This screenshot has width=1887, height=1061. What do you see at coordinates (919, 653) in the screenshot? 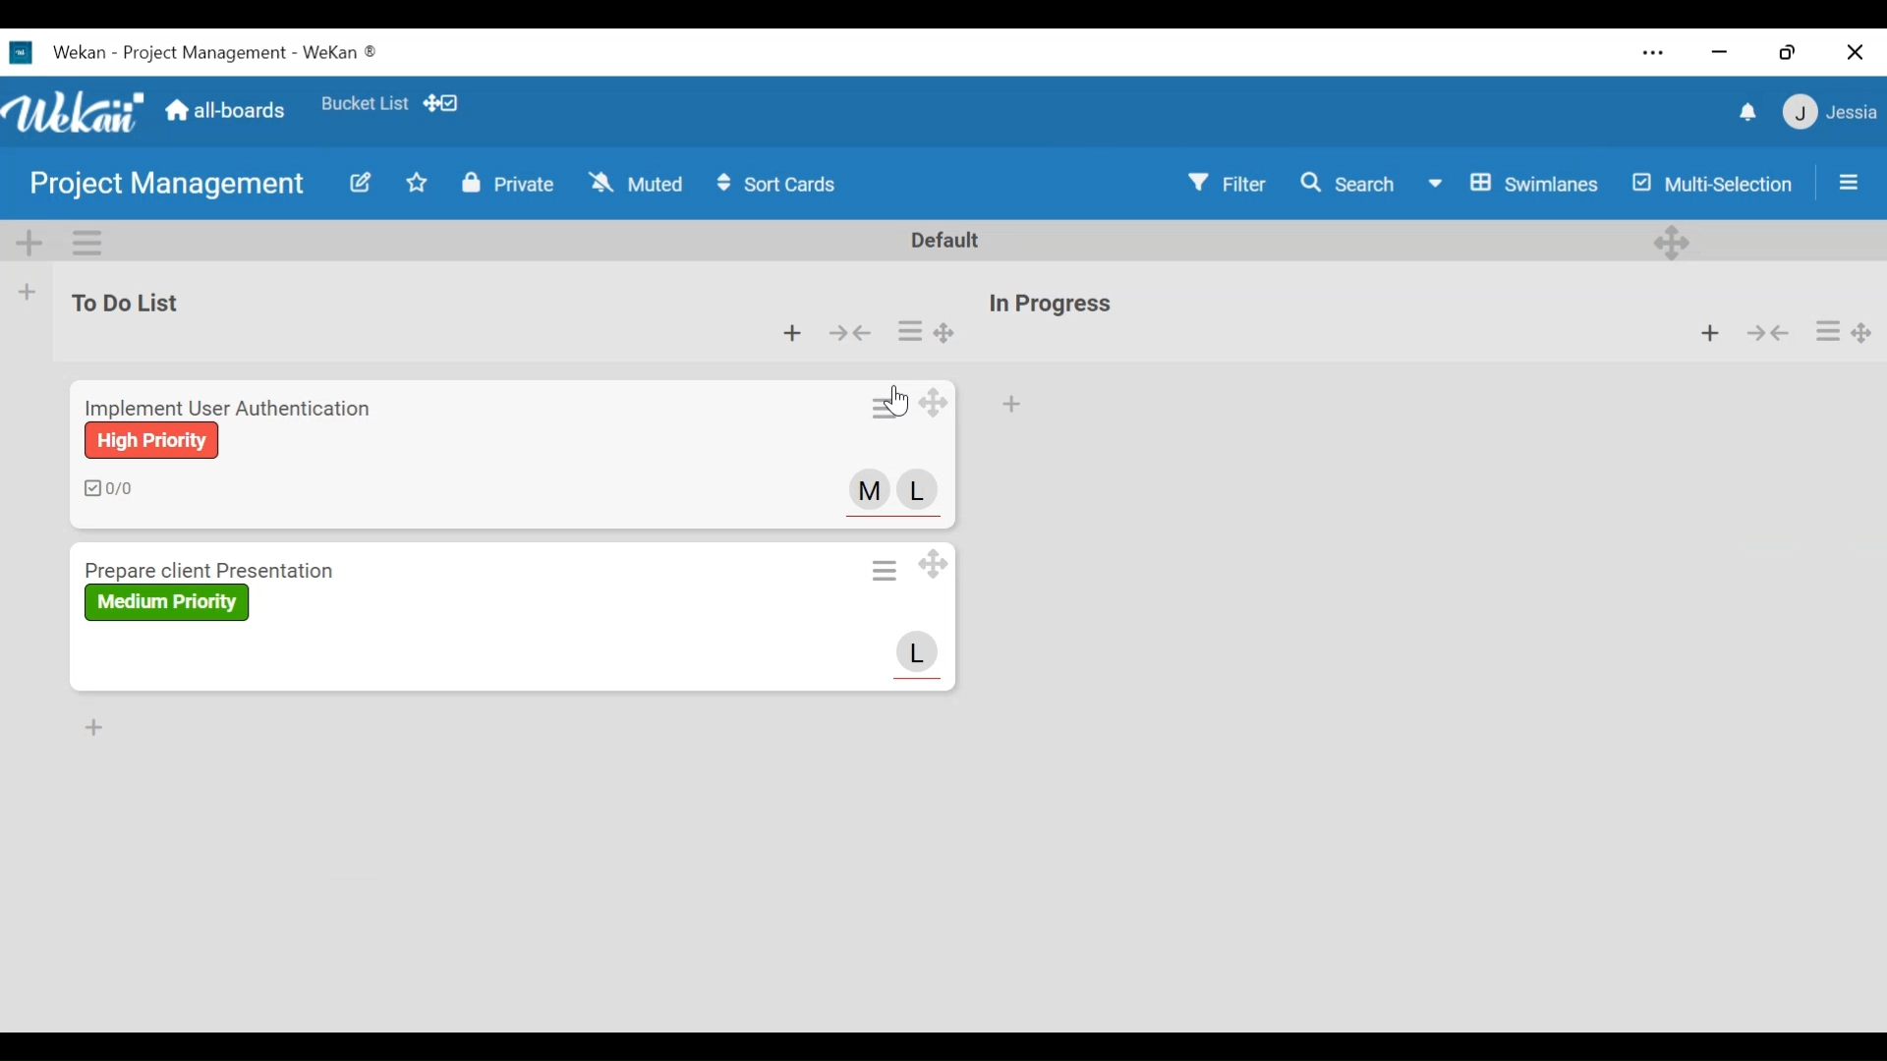
I see `member` at bounding box center [919, 653].